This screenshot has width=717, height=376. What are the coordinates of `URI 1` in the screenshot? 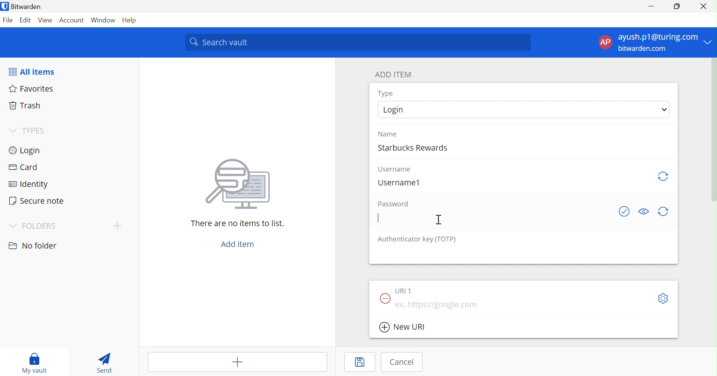 It's located at (405, 291).